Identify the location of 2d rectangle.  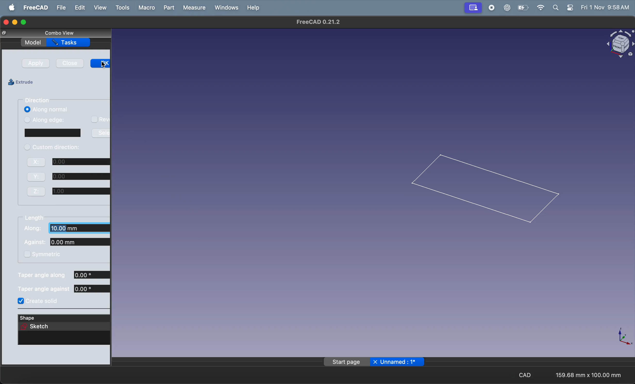
(484, 188).